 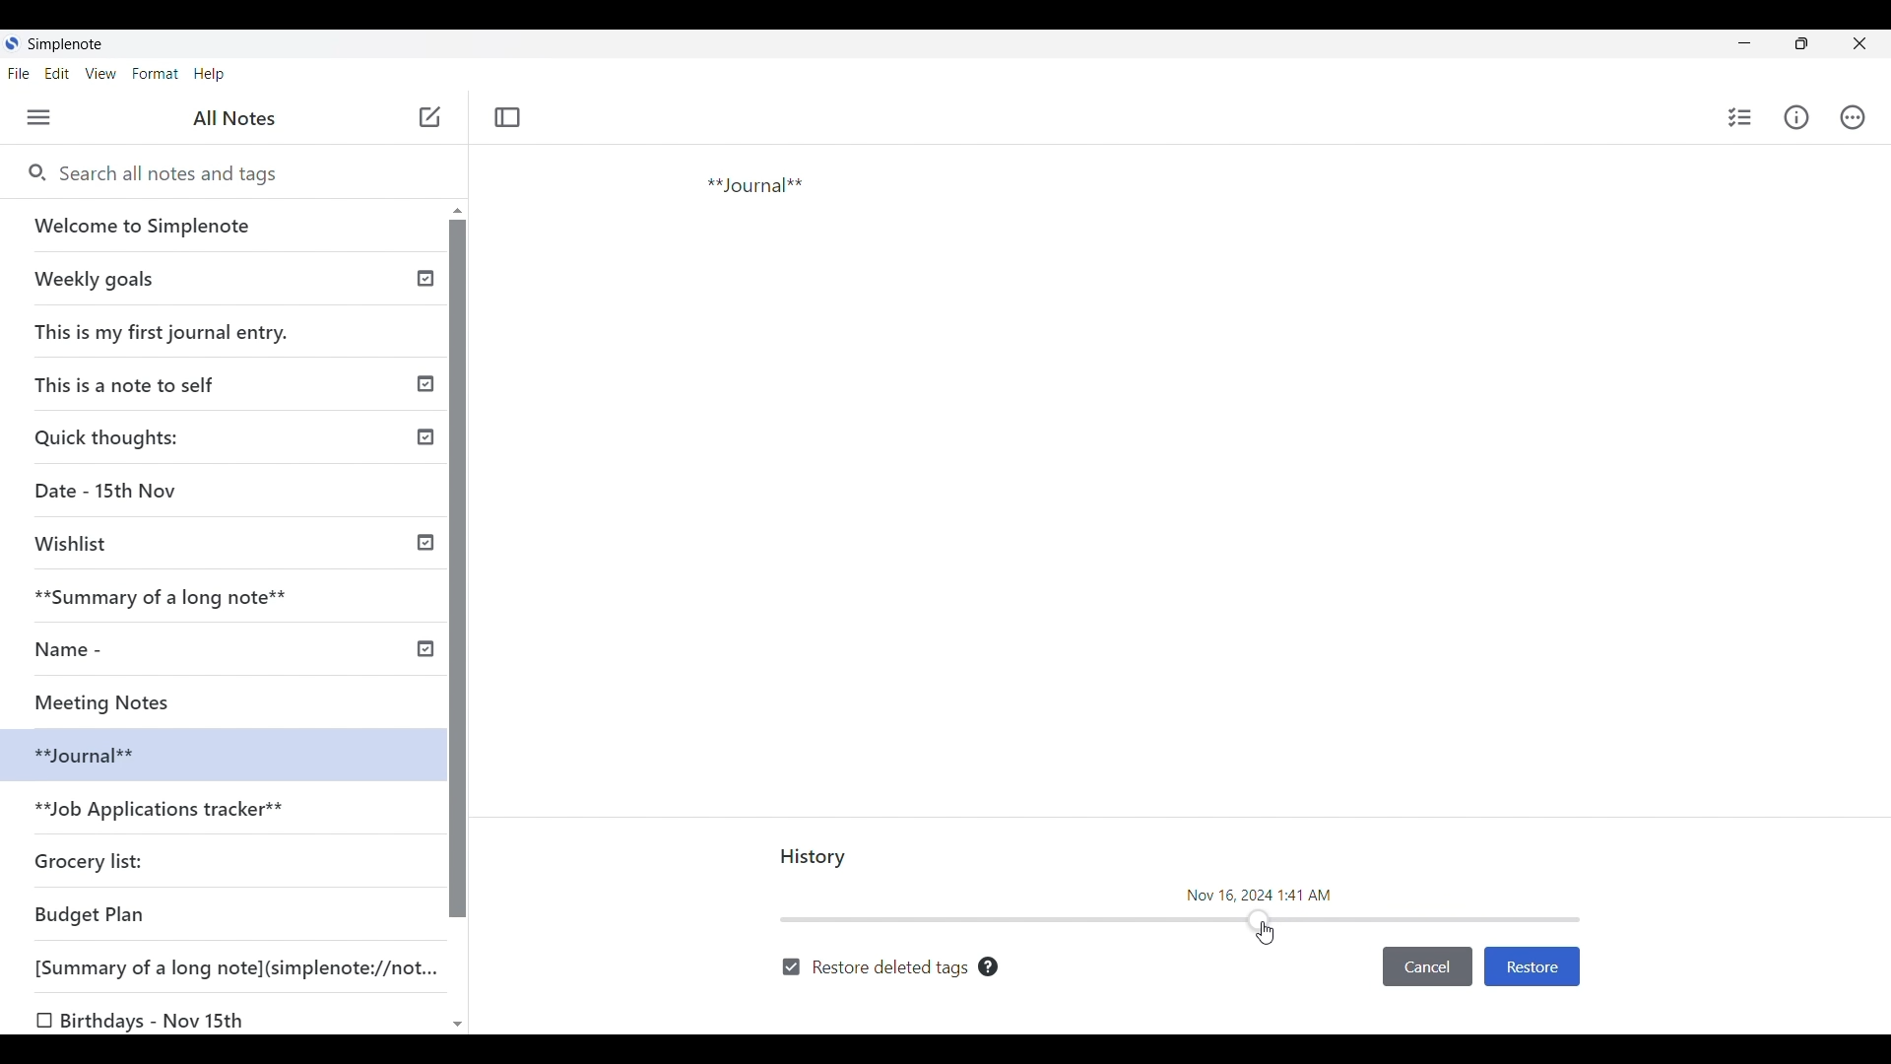 What do you see at coordinates (458, 211) in the screenshot?
I see `Quick slide to top` at bounding box center [458, 211].